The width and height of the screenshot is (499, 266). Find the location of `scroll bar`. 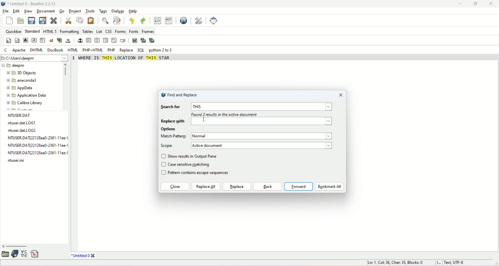

scroll bar is located at coordinates (35, 246).